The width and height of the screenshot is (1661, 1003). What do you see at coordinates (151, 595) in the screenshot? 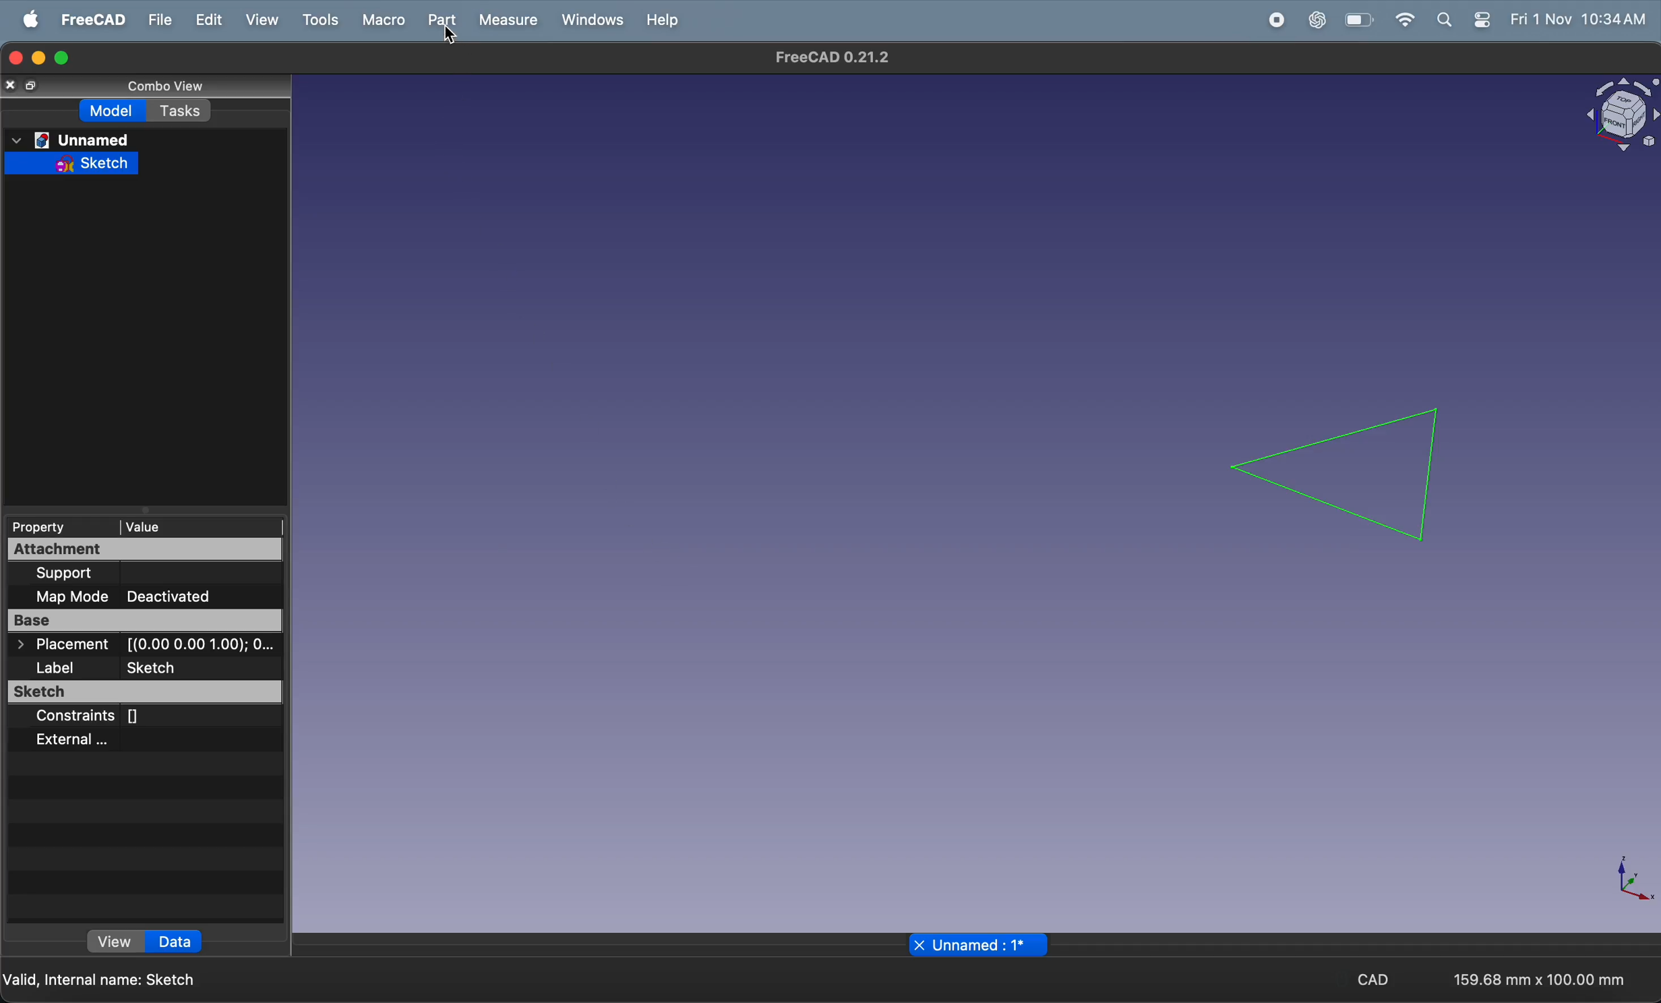
I see `map mode deactivated` at bounding box center [151, 595].